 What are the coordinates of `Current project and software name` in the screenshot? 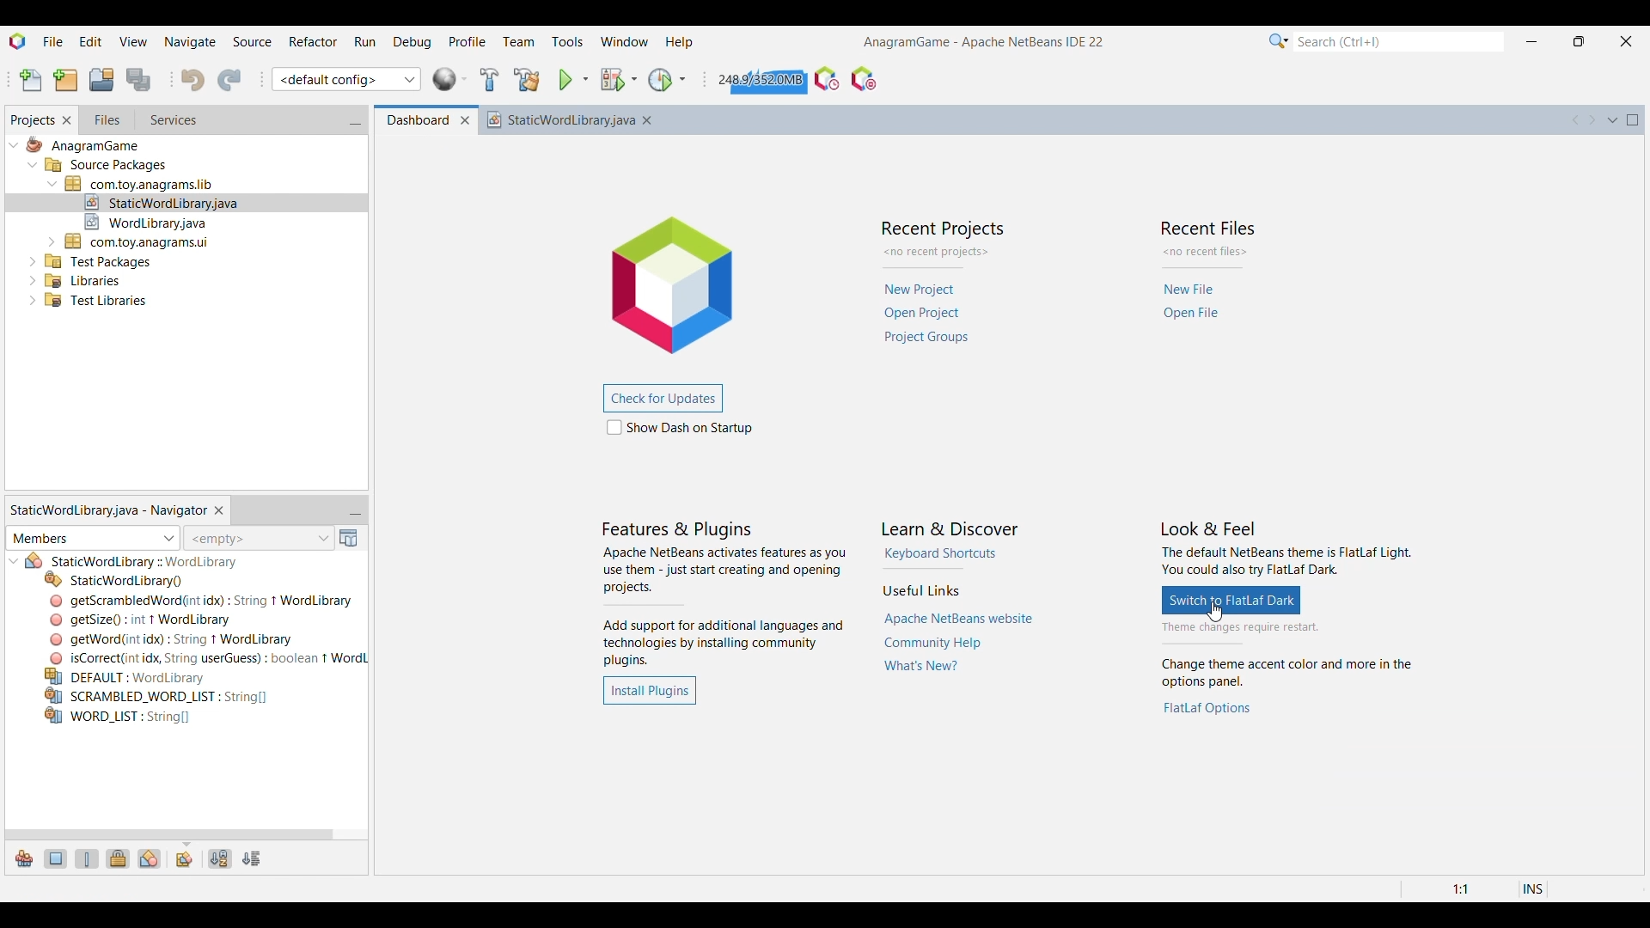 It's located at (984, 42).